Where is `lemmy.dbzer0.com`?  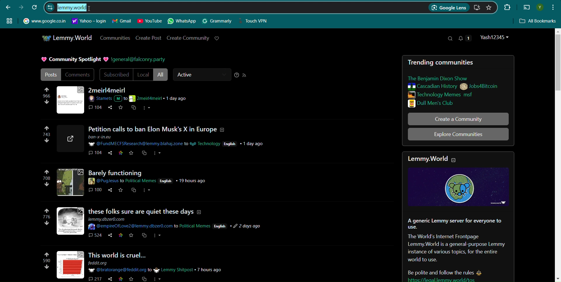 lemmy.dbzer0.com is located at coordinates (109, 219).